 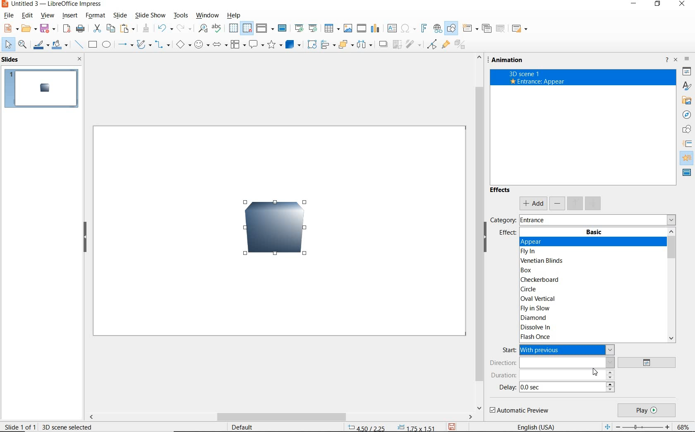 I want to click on file name, so click(x=53, y=5).